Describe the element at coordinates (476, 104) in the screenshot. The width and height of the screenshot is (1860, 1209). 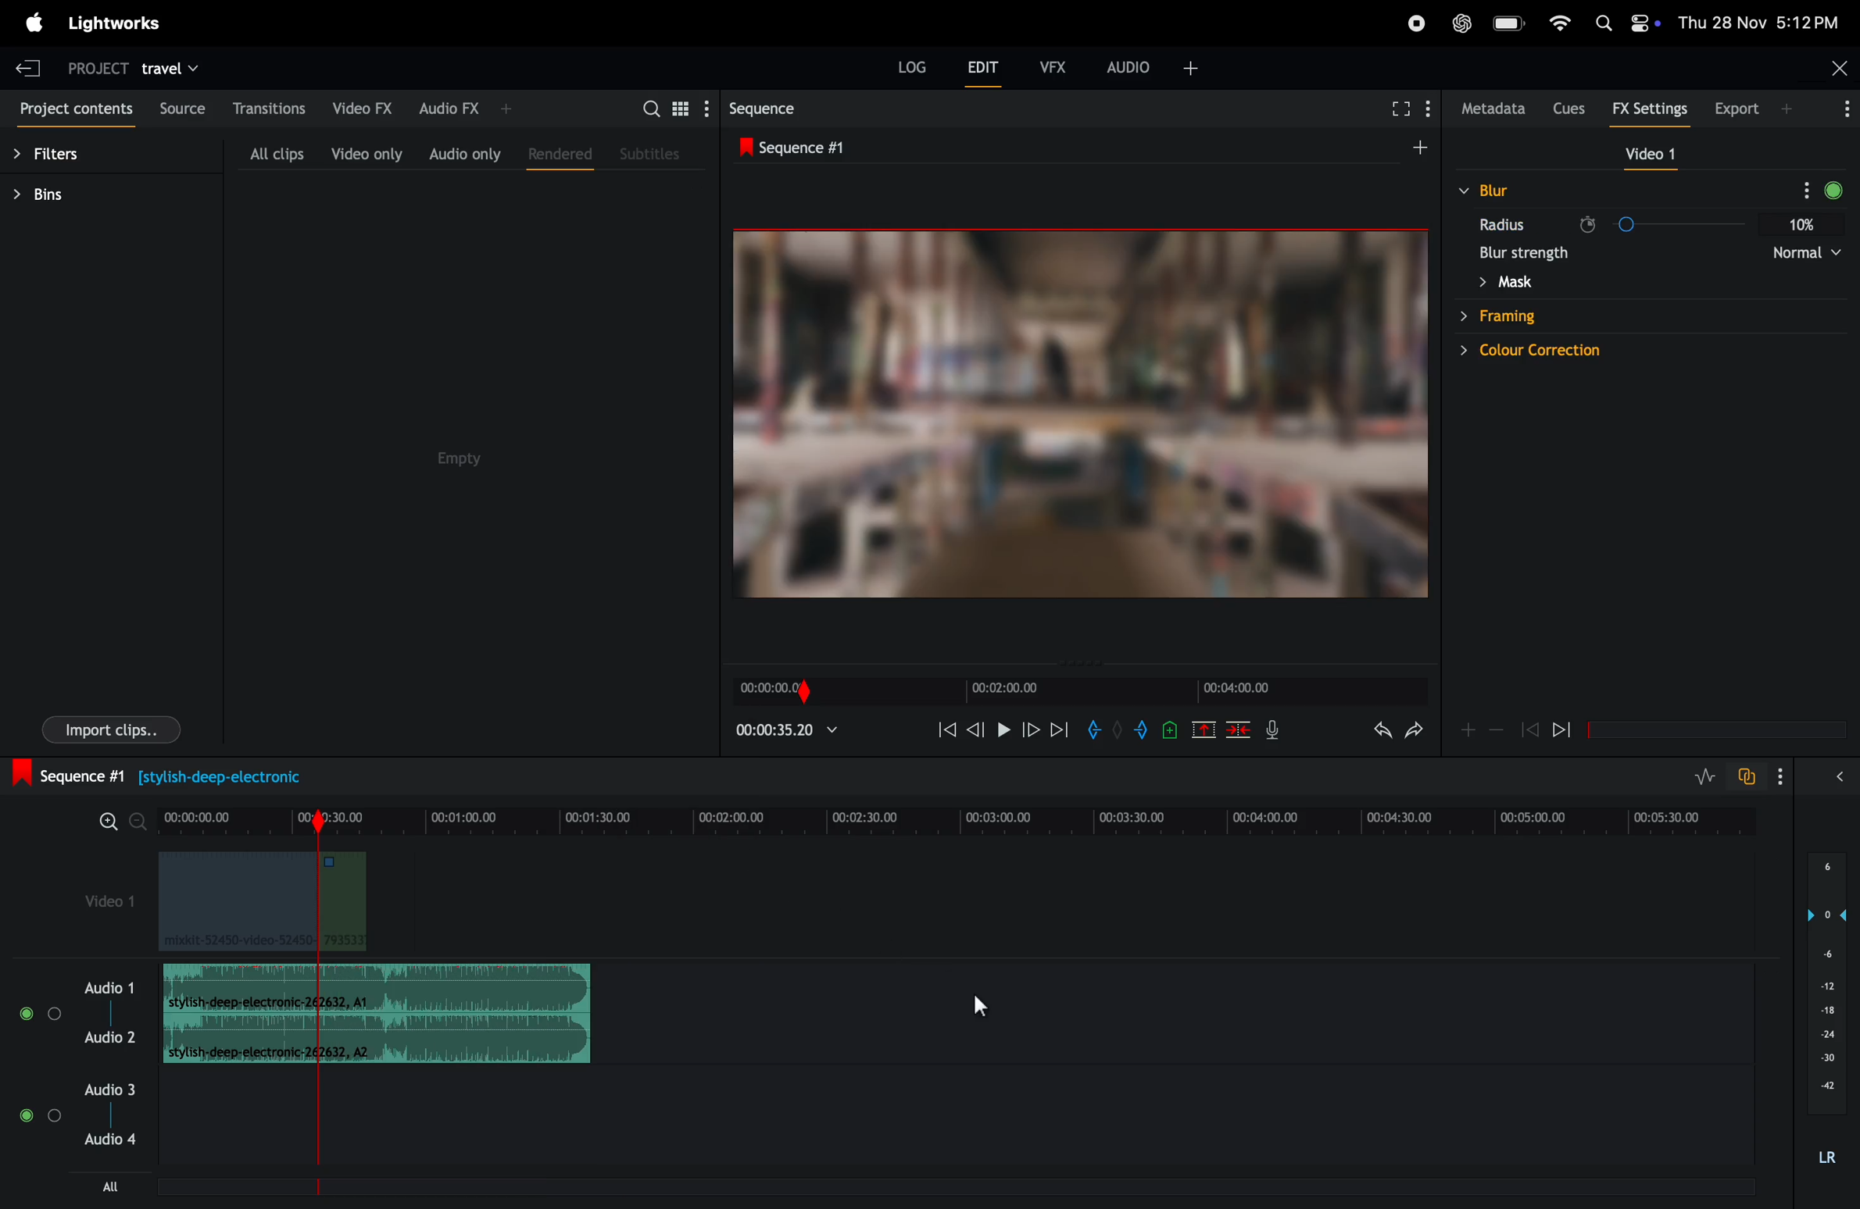
I see `audio fx` at that location.